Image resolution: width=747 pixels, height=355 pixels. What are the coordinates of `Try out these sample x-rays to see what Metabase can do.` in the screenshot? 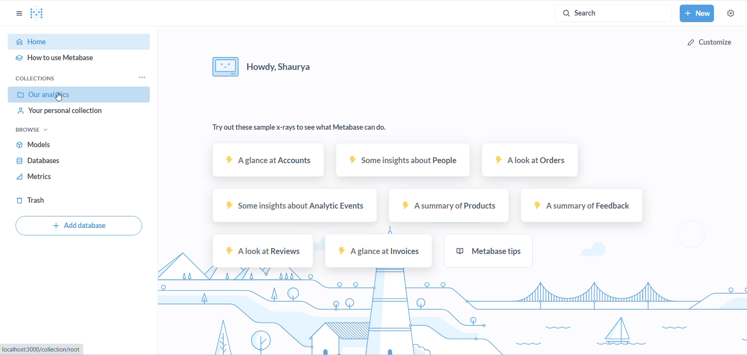 It's located at (303, 127).